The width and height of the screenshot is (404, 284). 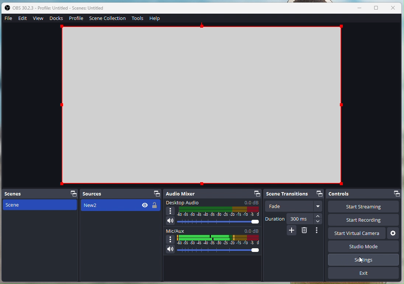 I want to click on Start recording, so click(x=363, y=220).